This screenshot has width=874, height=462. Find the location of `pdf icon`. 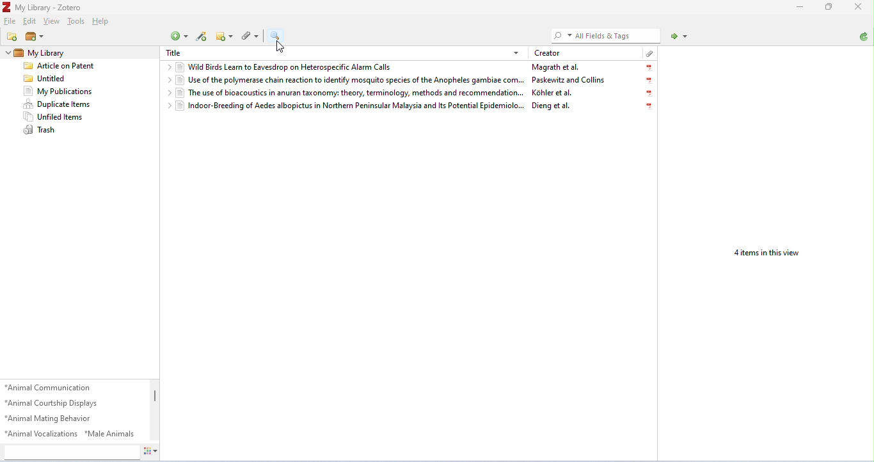

pdf icon is located at coordinates (649, 68).